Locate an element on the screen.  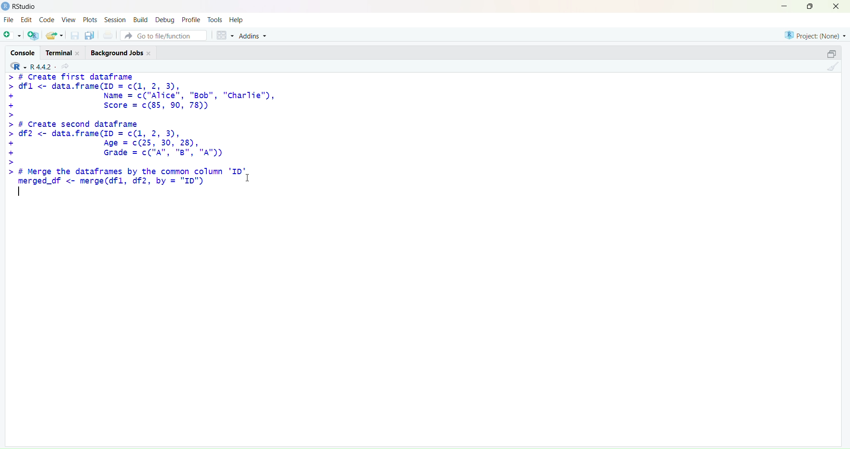
Terminal is located at coordinates (65, 52).